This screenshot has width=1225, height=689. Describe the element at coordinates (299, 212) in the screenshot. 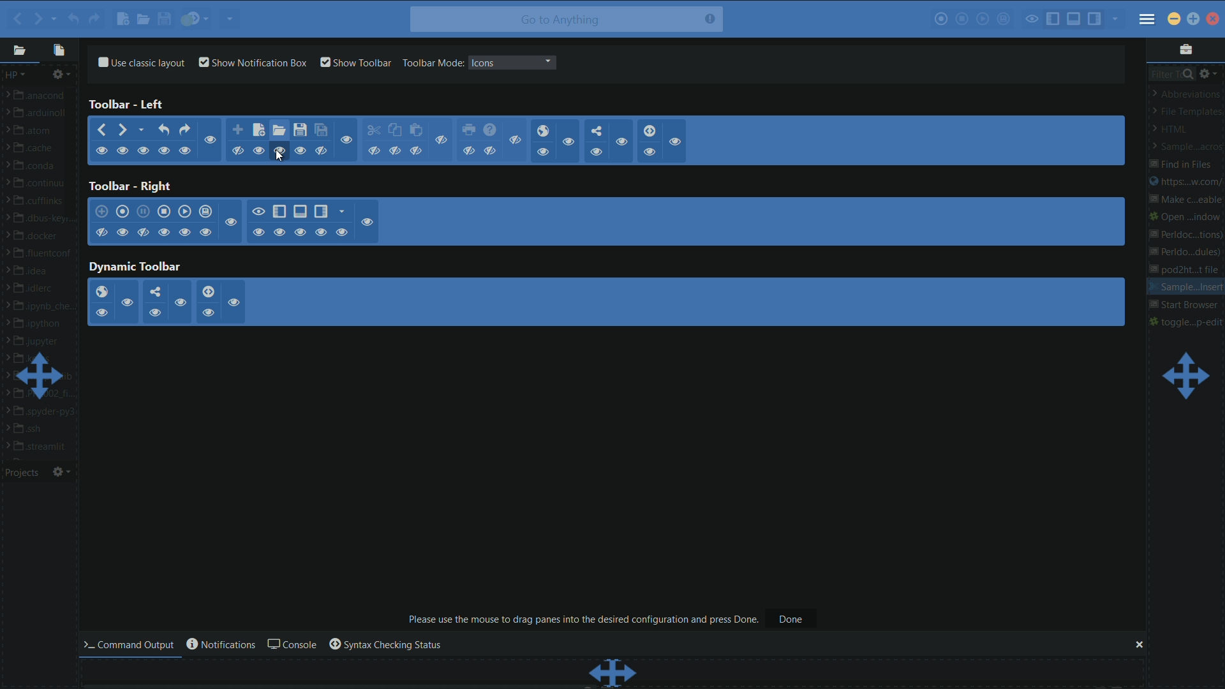

I see `show/hide bottom pane` at that location.